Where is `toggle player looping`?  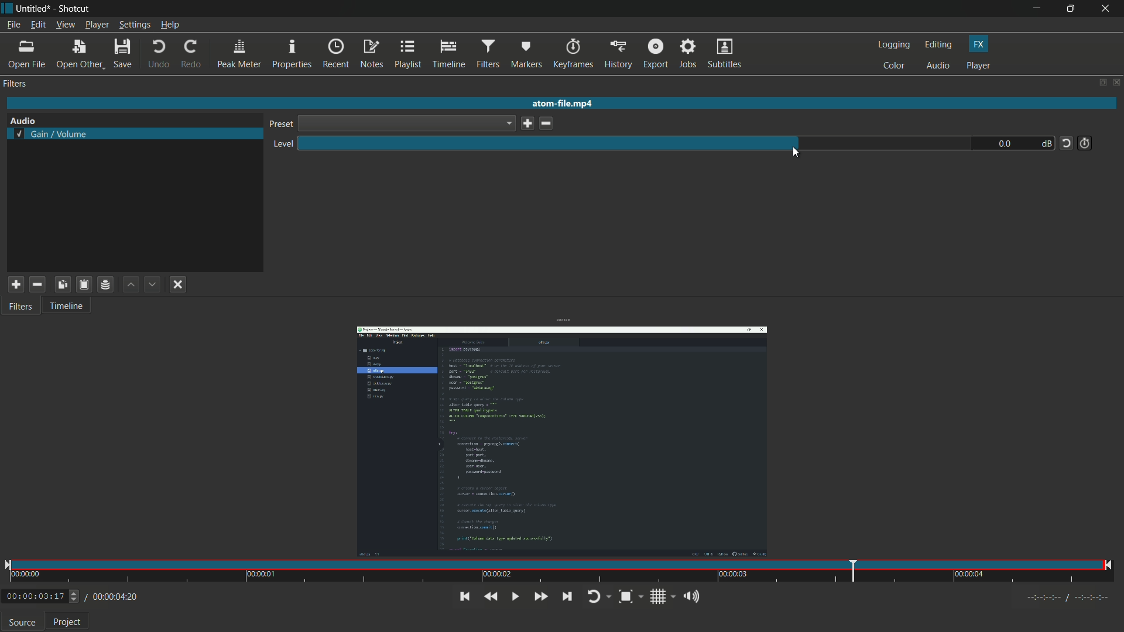 toggle player looping is located at coordinates (598, 597).